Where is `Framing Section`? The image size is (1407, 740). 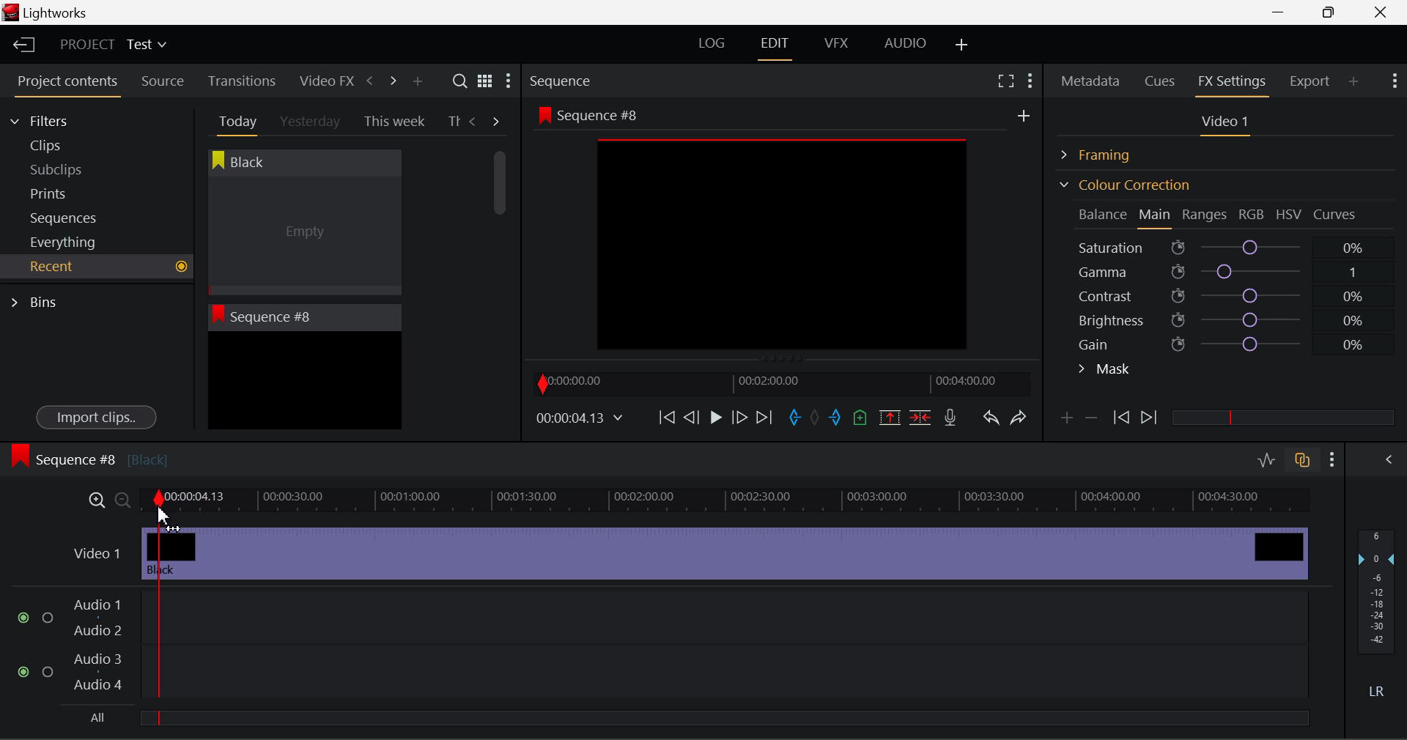 Framing Section is located at coordinates (1107, 152).